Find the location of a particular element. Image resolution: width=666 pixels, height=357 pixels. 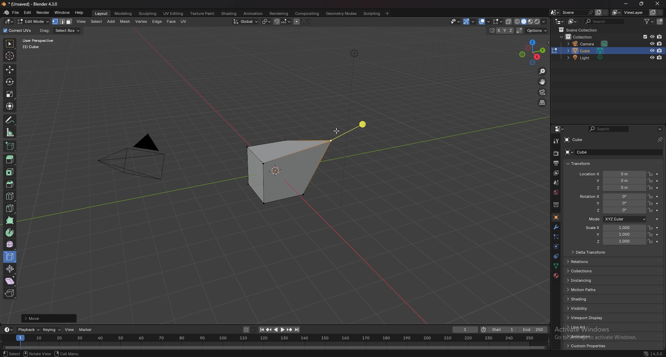

viewport shading is located at coordinates (531, 22).